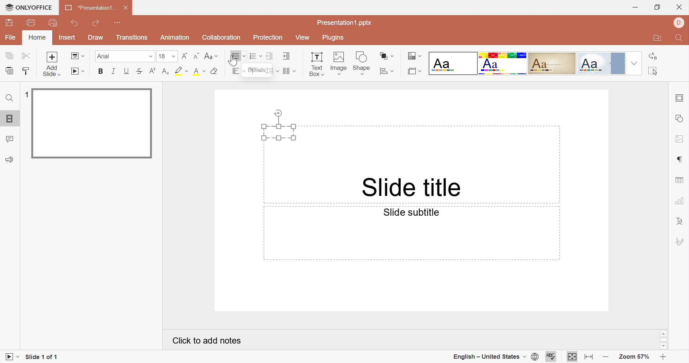 Image resolution: width=689 pixels, height=363 pixels. I want to click on Replace, so click(655, 57).